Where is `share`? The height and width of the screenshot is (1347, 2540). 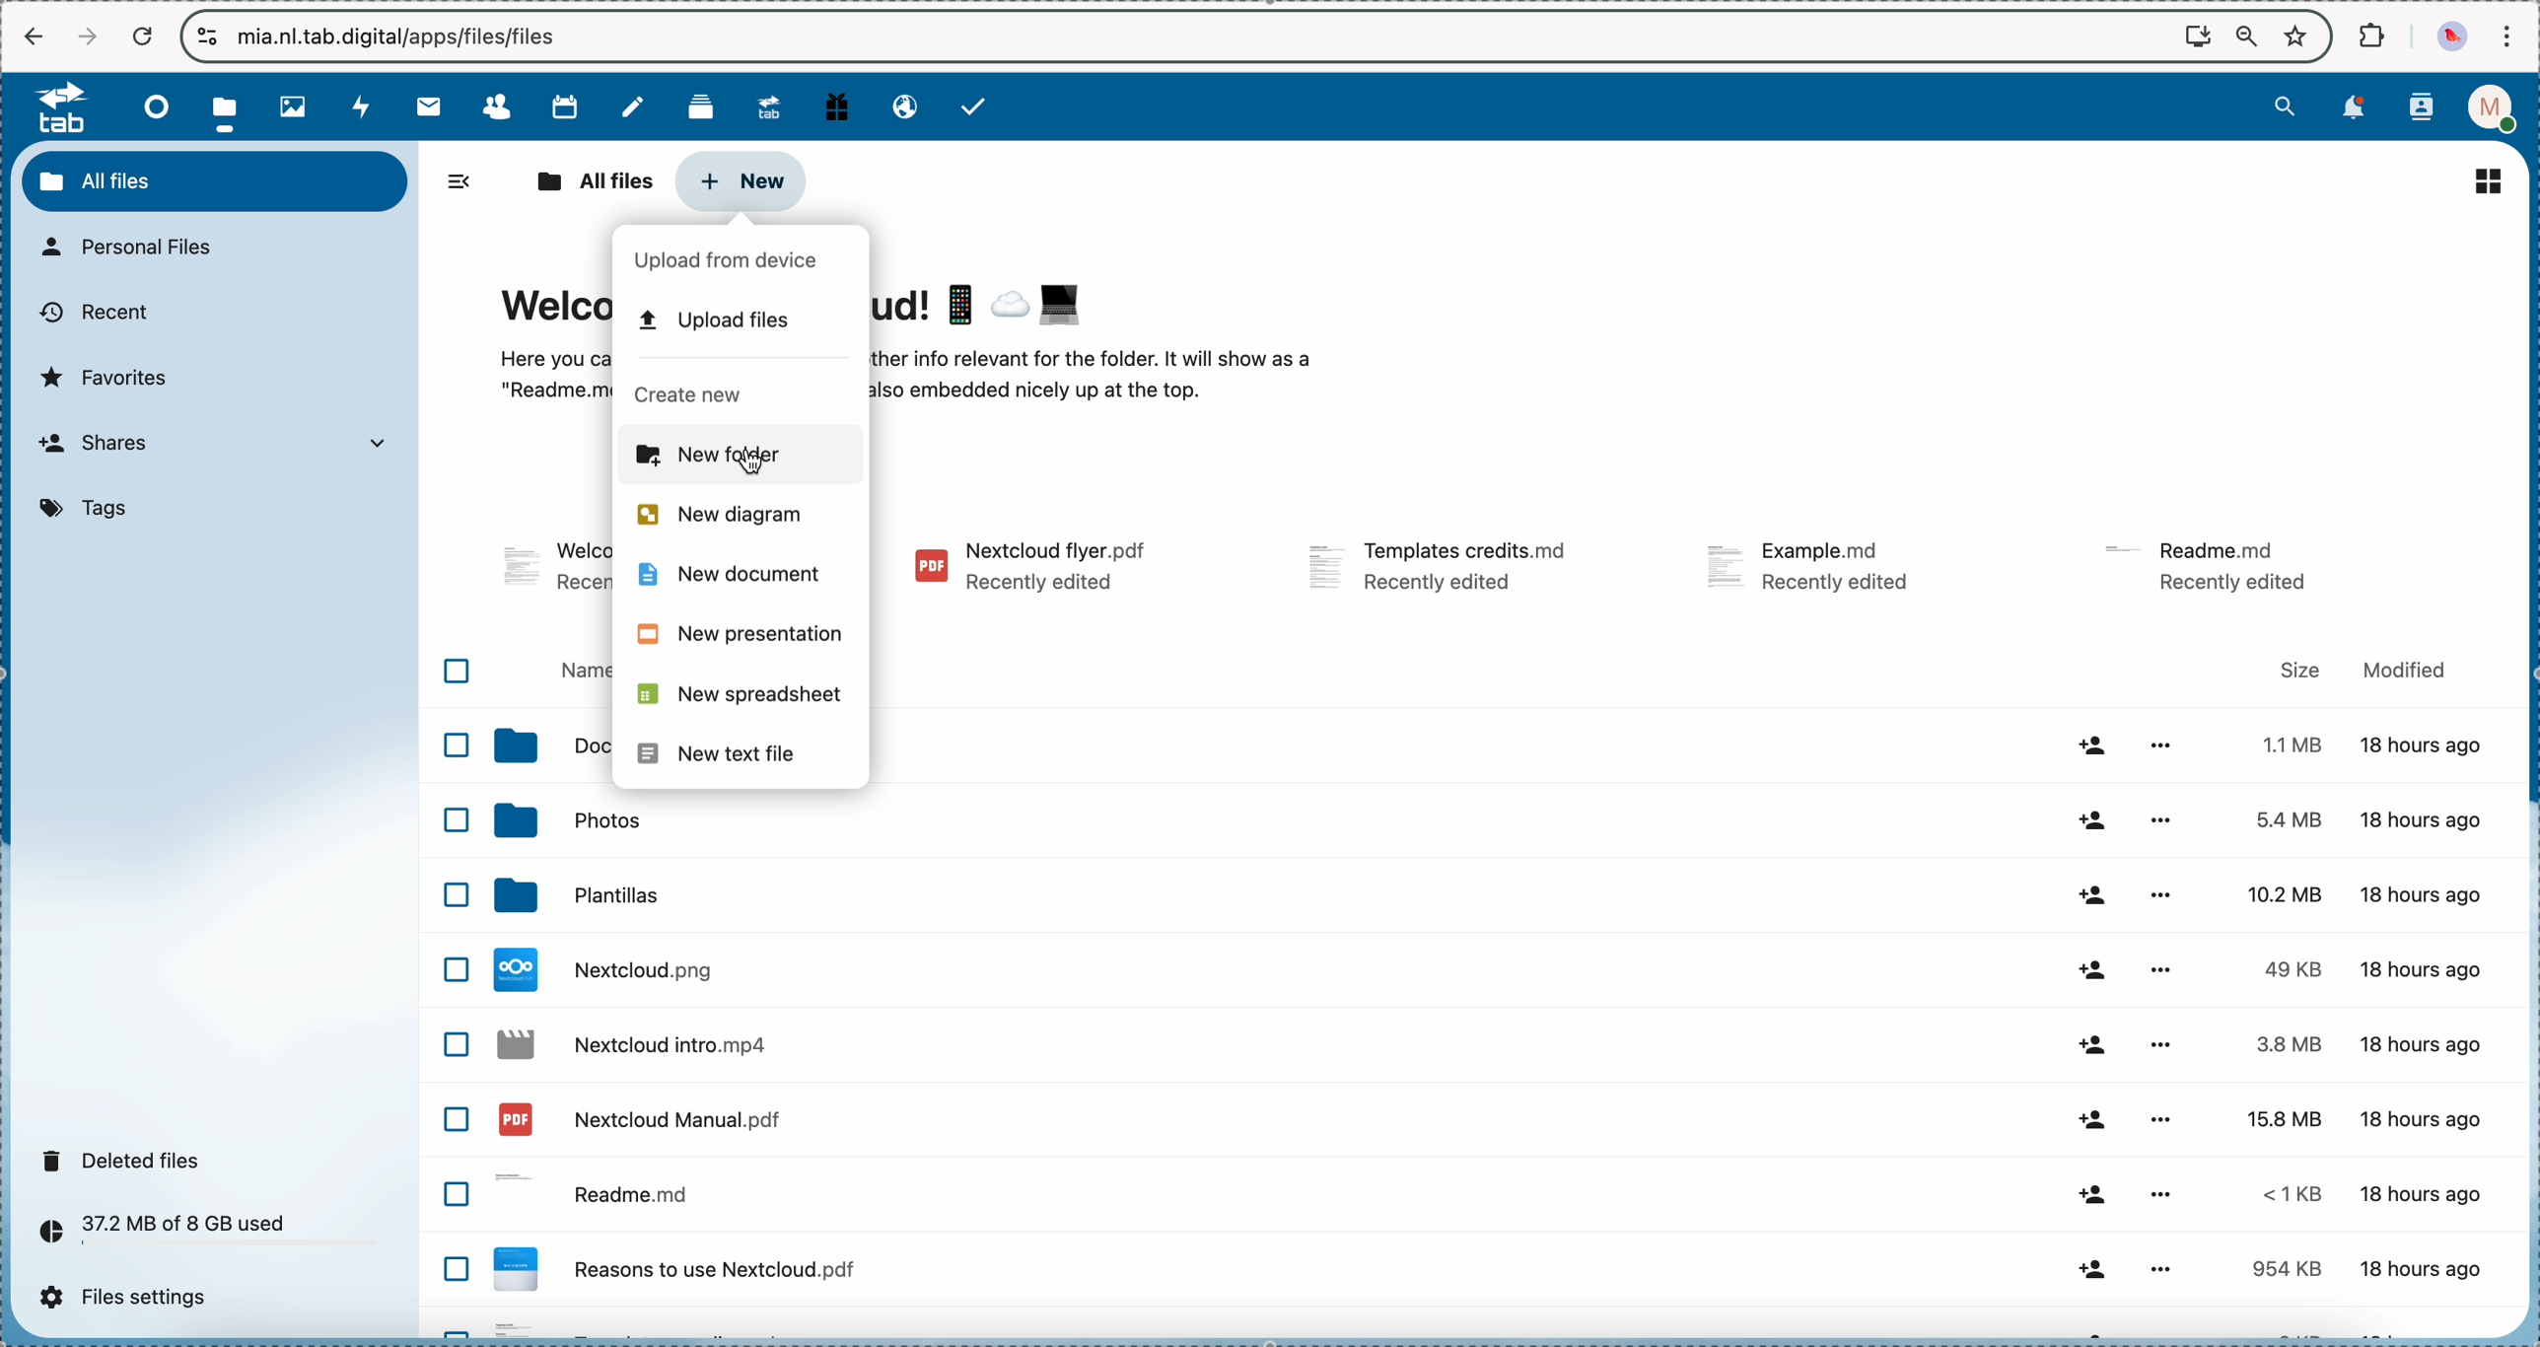 share is located at coordinates (2093, 1198).